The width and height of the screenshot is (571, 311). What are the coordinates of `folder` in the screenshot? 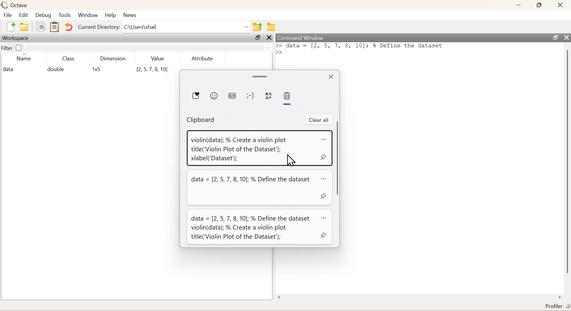 It's located at (272, 27).